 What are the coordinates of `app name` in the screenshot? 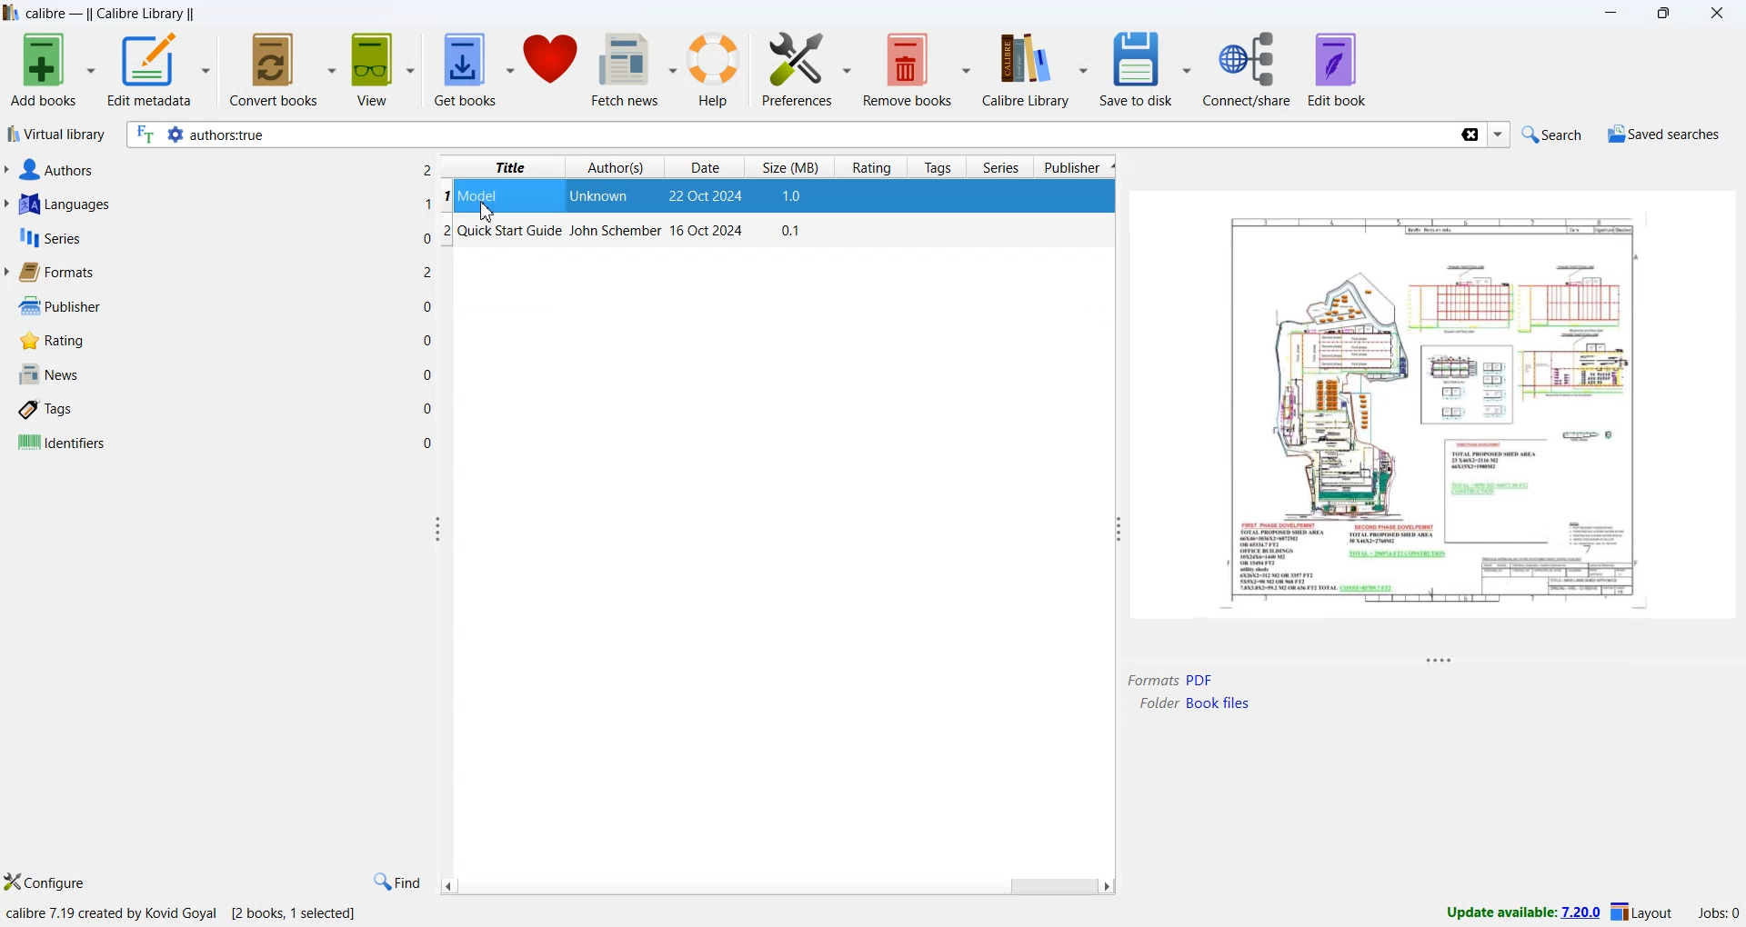 It's located at (11, 13).